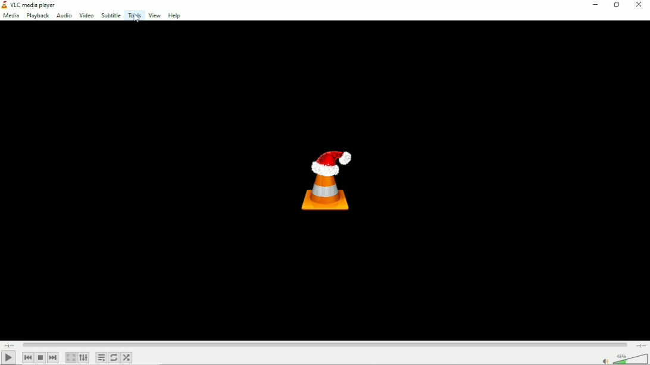  What do you see at coordinates (154, 15) in the screenshot?
I see `View` at bounding box center [154, 15].